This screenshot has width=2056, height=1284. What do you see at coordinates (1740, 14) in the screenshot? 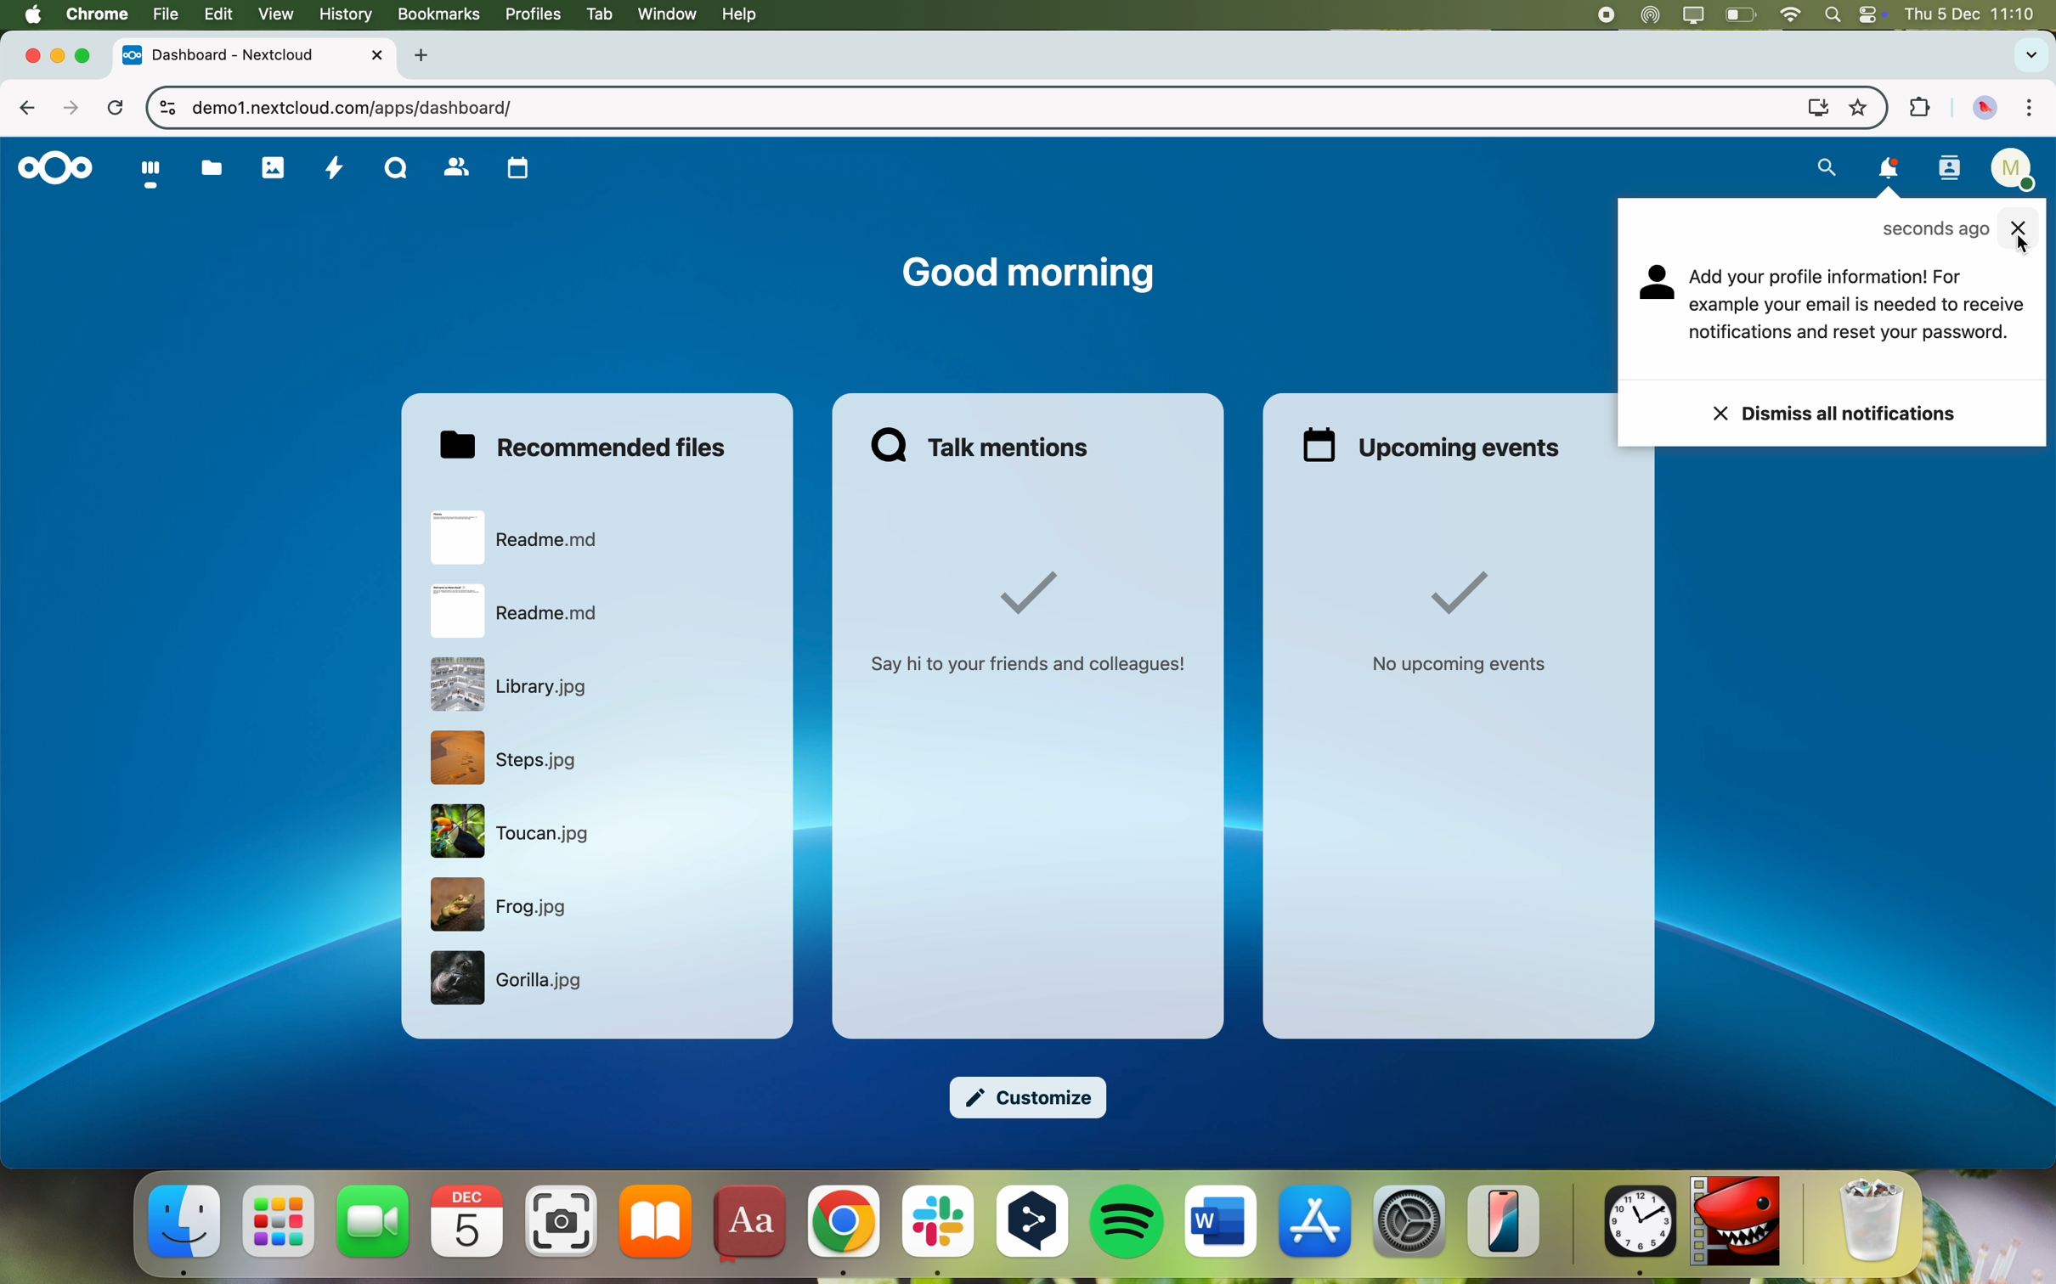
I see `battery` at bounding box center [1740, 14].